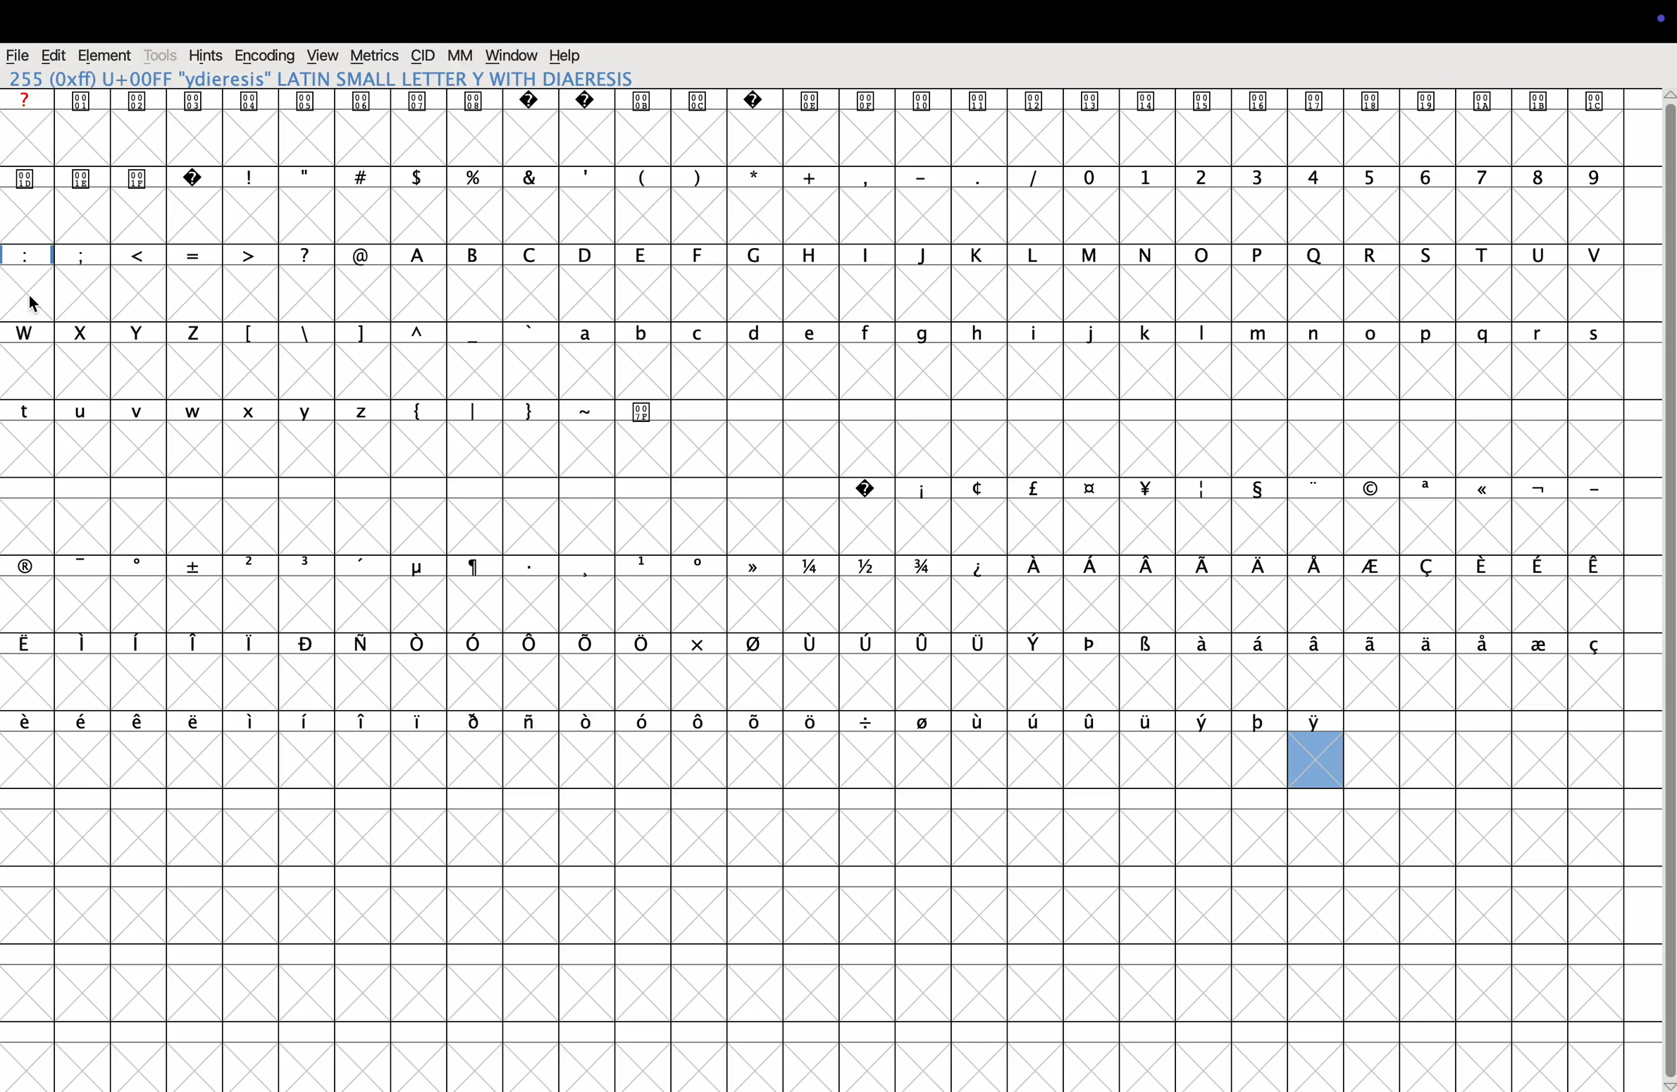 The width and height of the screenshot is (1677, 1092). Describe the element at coordinates (641, 284) in the screenshot. I see `E` at that location.